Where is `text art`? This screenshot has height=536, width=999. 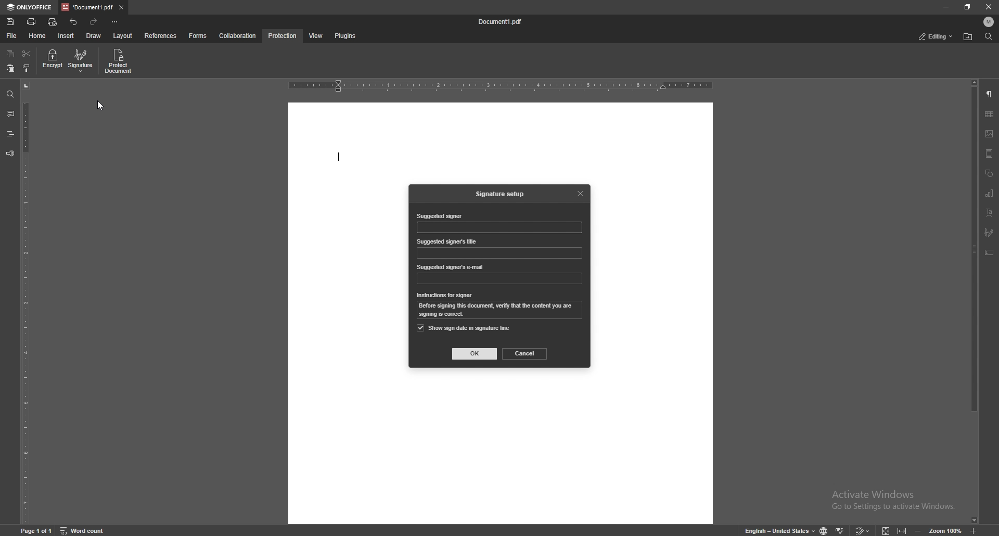
text art is located at coordinates (989, 213).